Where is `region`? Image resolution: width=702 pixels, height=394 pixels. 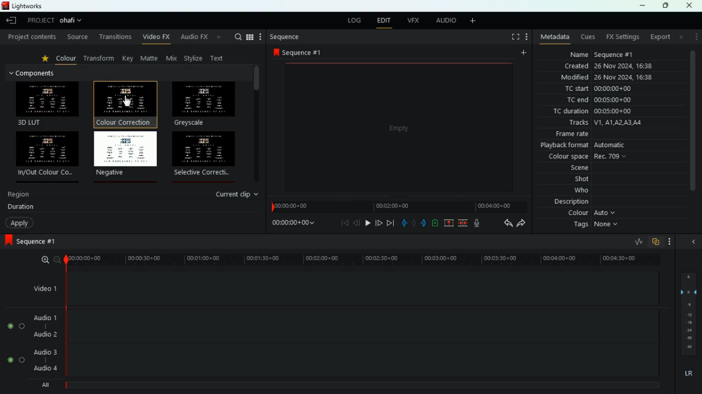
region is located at coordinates (20, 196).